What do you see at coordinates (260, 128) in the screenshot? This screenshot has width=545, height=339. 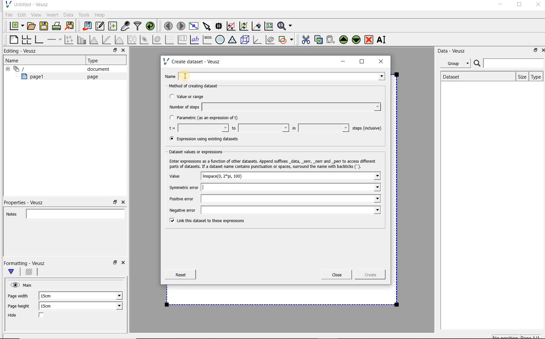 I see `to` at bounding box center [260, 128].